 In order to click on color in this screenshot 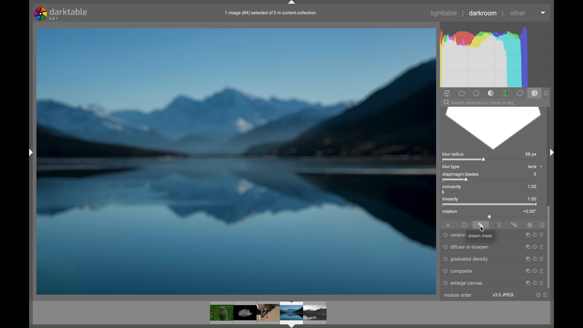, I will do `click(505, 93)`.